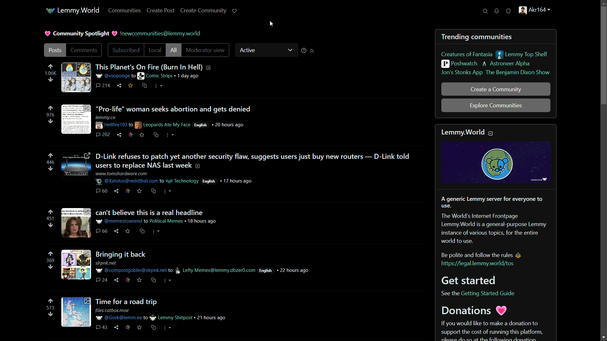  What do you see at coordinates (50, 218) in the screenshot?
I see `number of votes` at bounding box center [50, 218].